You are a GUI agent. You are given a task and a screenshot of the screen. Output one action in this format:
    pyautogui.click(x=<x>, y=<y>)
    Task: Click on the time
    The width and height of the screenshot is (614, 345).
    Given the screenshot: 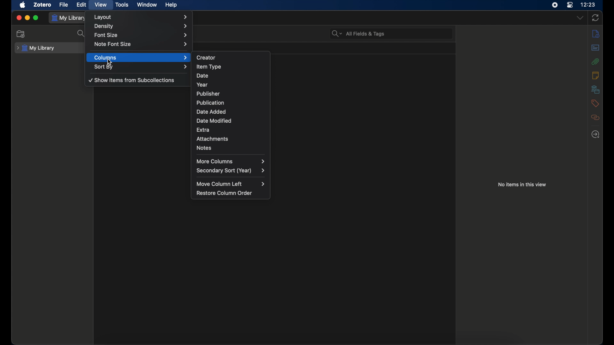 What is the action you would take?
    pyautogui.click(x=588, y=4)
    